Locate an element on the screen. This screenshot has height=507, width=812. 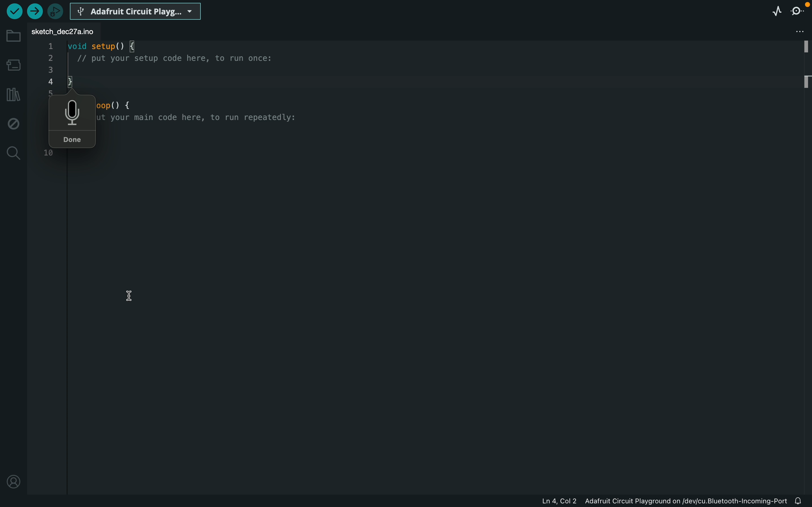
notification is located at coordinates (802, 501).